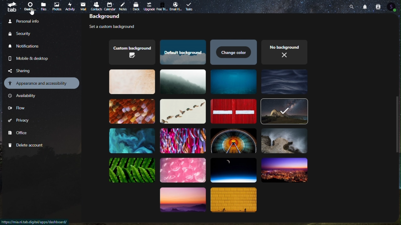 This screenshot has height=225, width=401. Describe the element at coordinates (234, 52) in the screenshot. I see `Themes` at that location.